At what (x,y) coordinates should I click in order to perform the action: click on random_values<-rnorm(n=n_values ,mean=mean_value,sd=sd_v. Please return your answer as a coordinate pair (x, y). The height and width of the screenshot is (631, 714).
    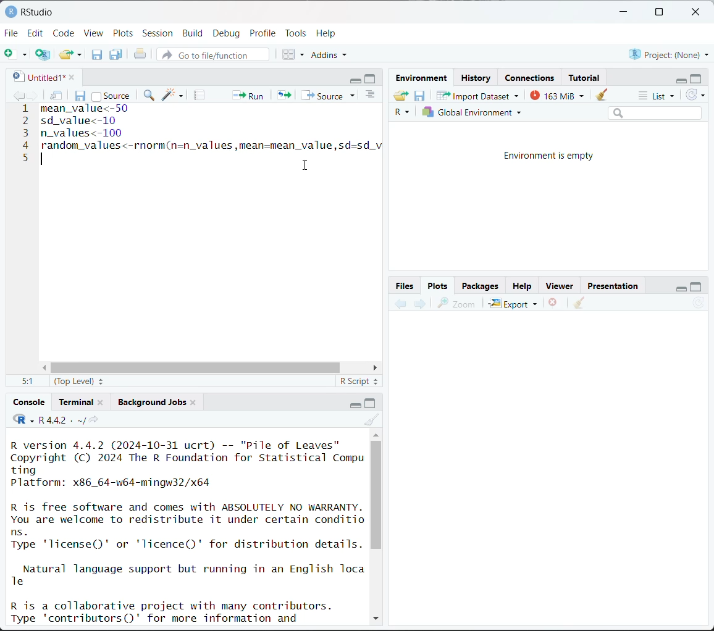
    Looking at the image, I should click on (210, 145).